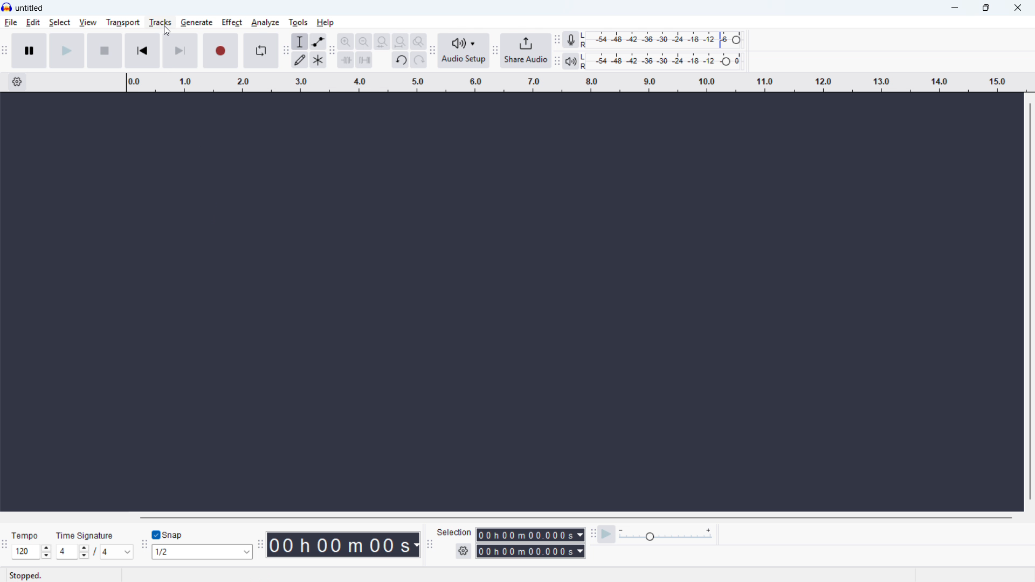 Image resolution: width=1035 pixels, height=582 pixels. What do you see at coordinates (196, 23) in the screenshot?
I see `Generate ` at bounding box center [196, 23].